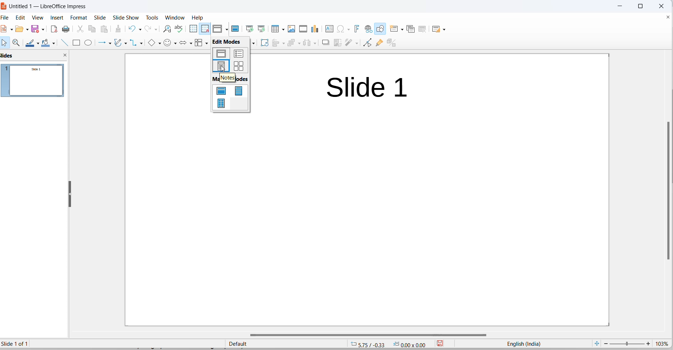 Image resolution: width=673 pixels, height=350 pixels. Describe the element at coordinates (605, 343) in the screenshot. I see `decrease zoom` at that location.